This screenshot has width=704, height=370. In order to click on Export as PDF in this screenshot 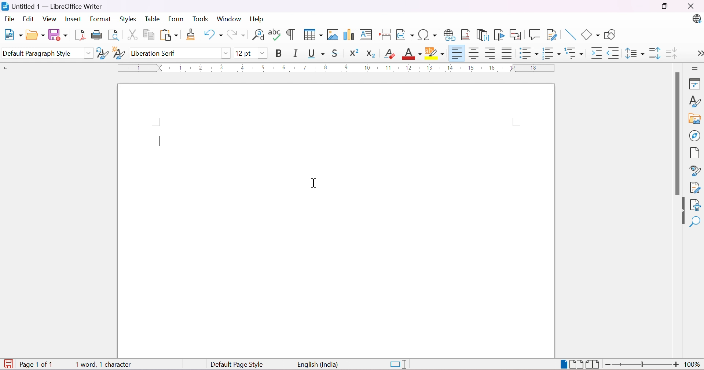, I will do `click(79, 36)`.